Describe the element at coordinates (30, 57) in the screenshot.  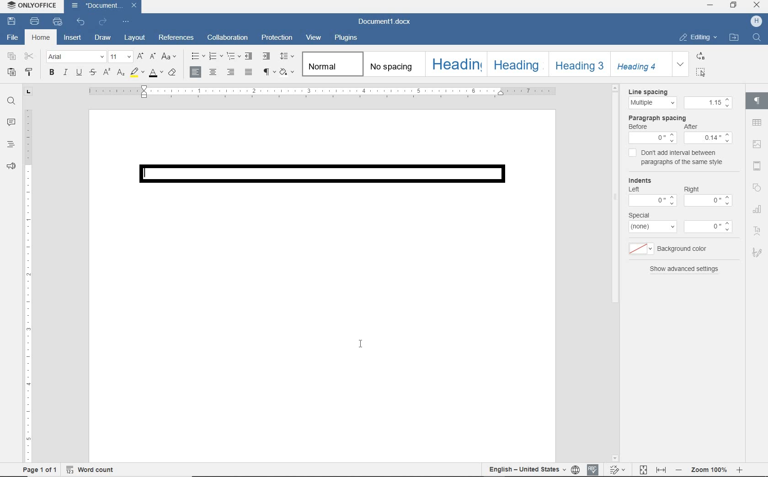
I see `cut` at that location.